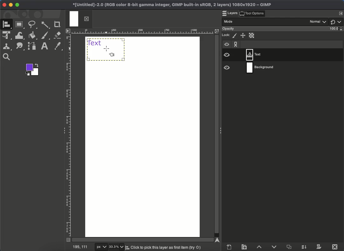  I want to click on px, so click(100, 247).